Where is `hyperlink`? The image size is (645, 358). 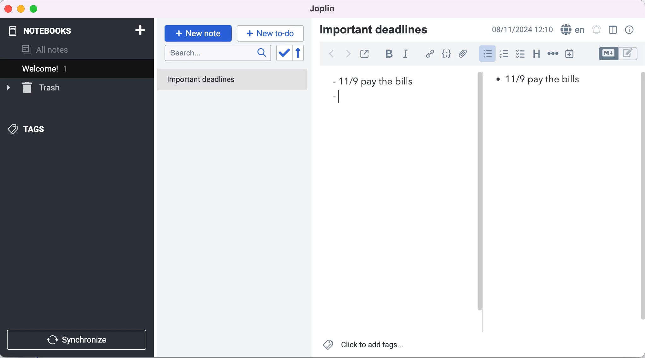
hyperlink is located at coordinates (428, 55).